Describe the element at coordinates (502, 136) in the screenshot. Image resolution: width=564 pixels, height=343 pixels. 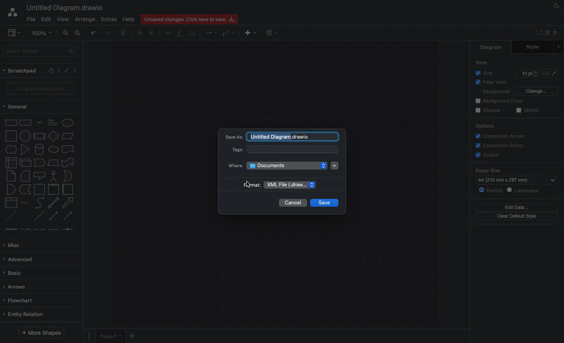
I see `Connection arrows` at that location.